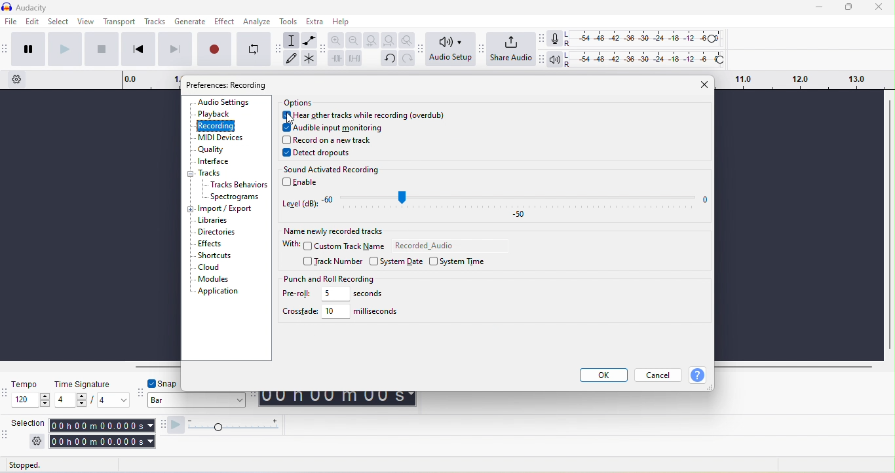  I want to click on timeline option, so click(18, 79).